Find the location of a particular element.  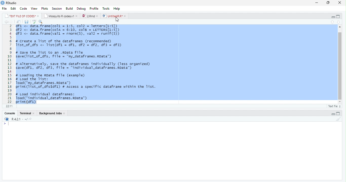

File is located at coordinates (5, 8).